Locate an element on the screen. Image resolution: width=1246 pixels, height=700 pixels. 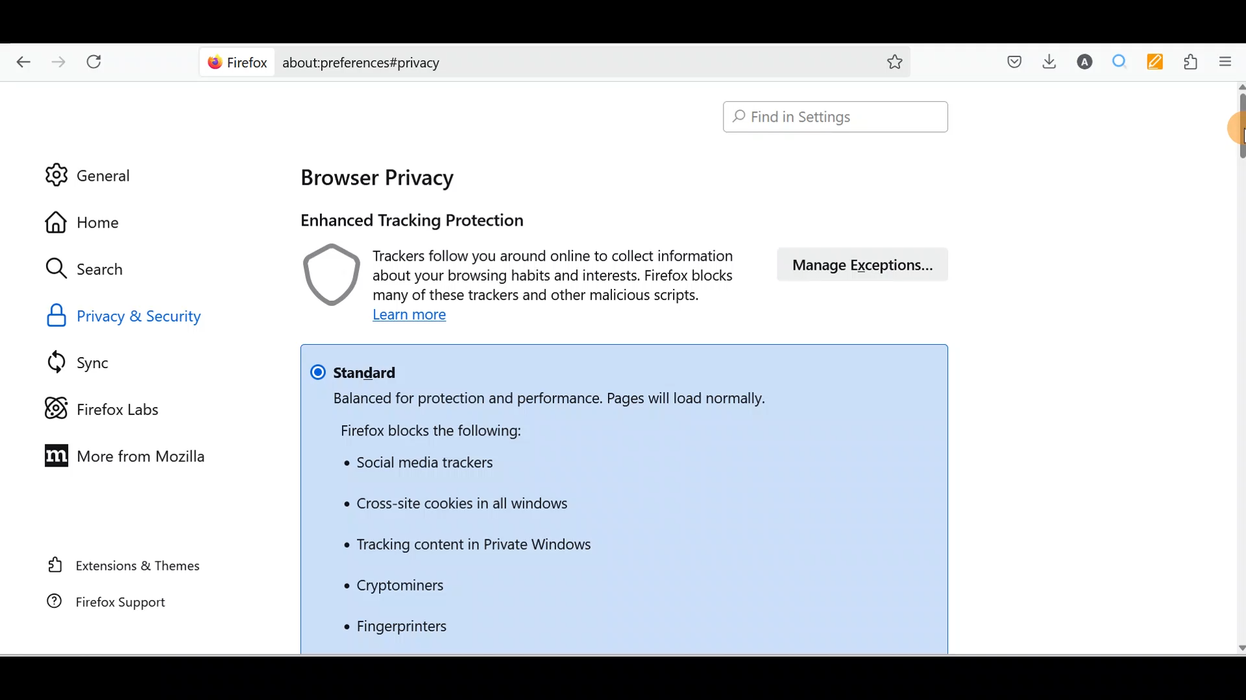
Multiple search and higlight is located at coordinates (1116, 61).